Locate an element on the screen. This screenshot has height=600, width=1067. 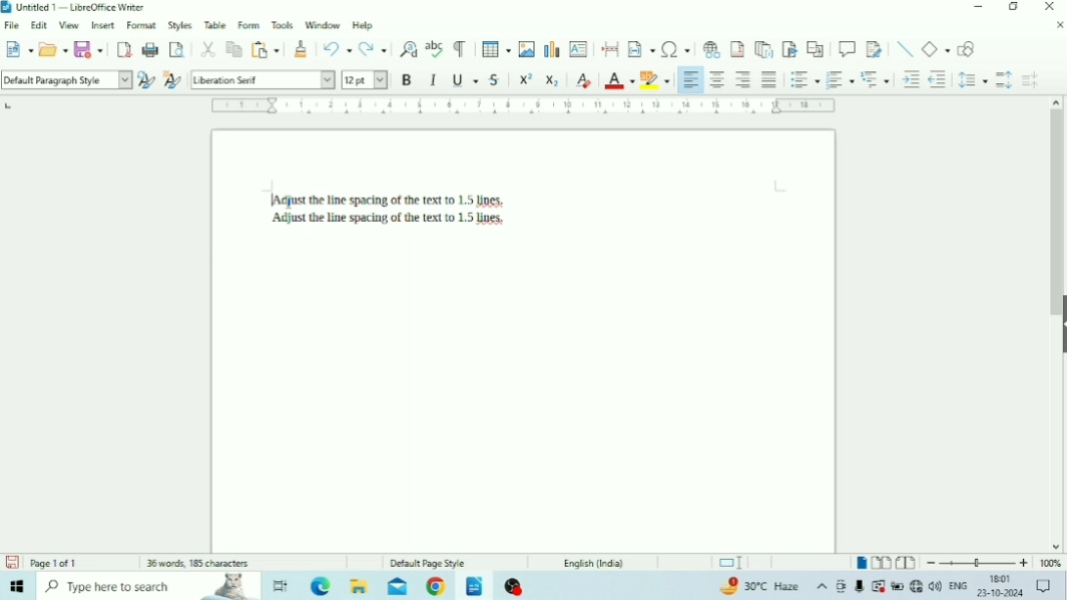
Show hidden icons is located at coordinates (823, 586).